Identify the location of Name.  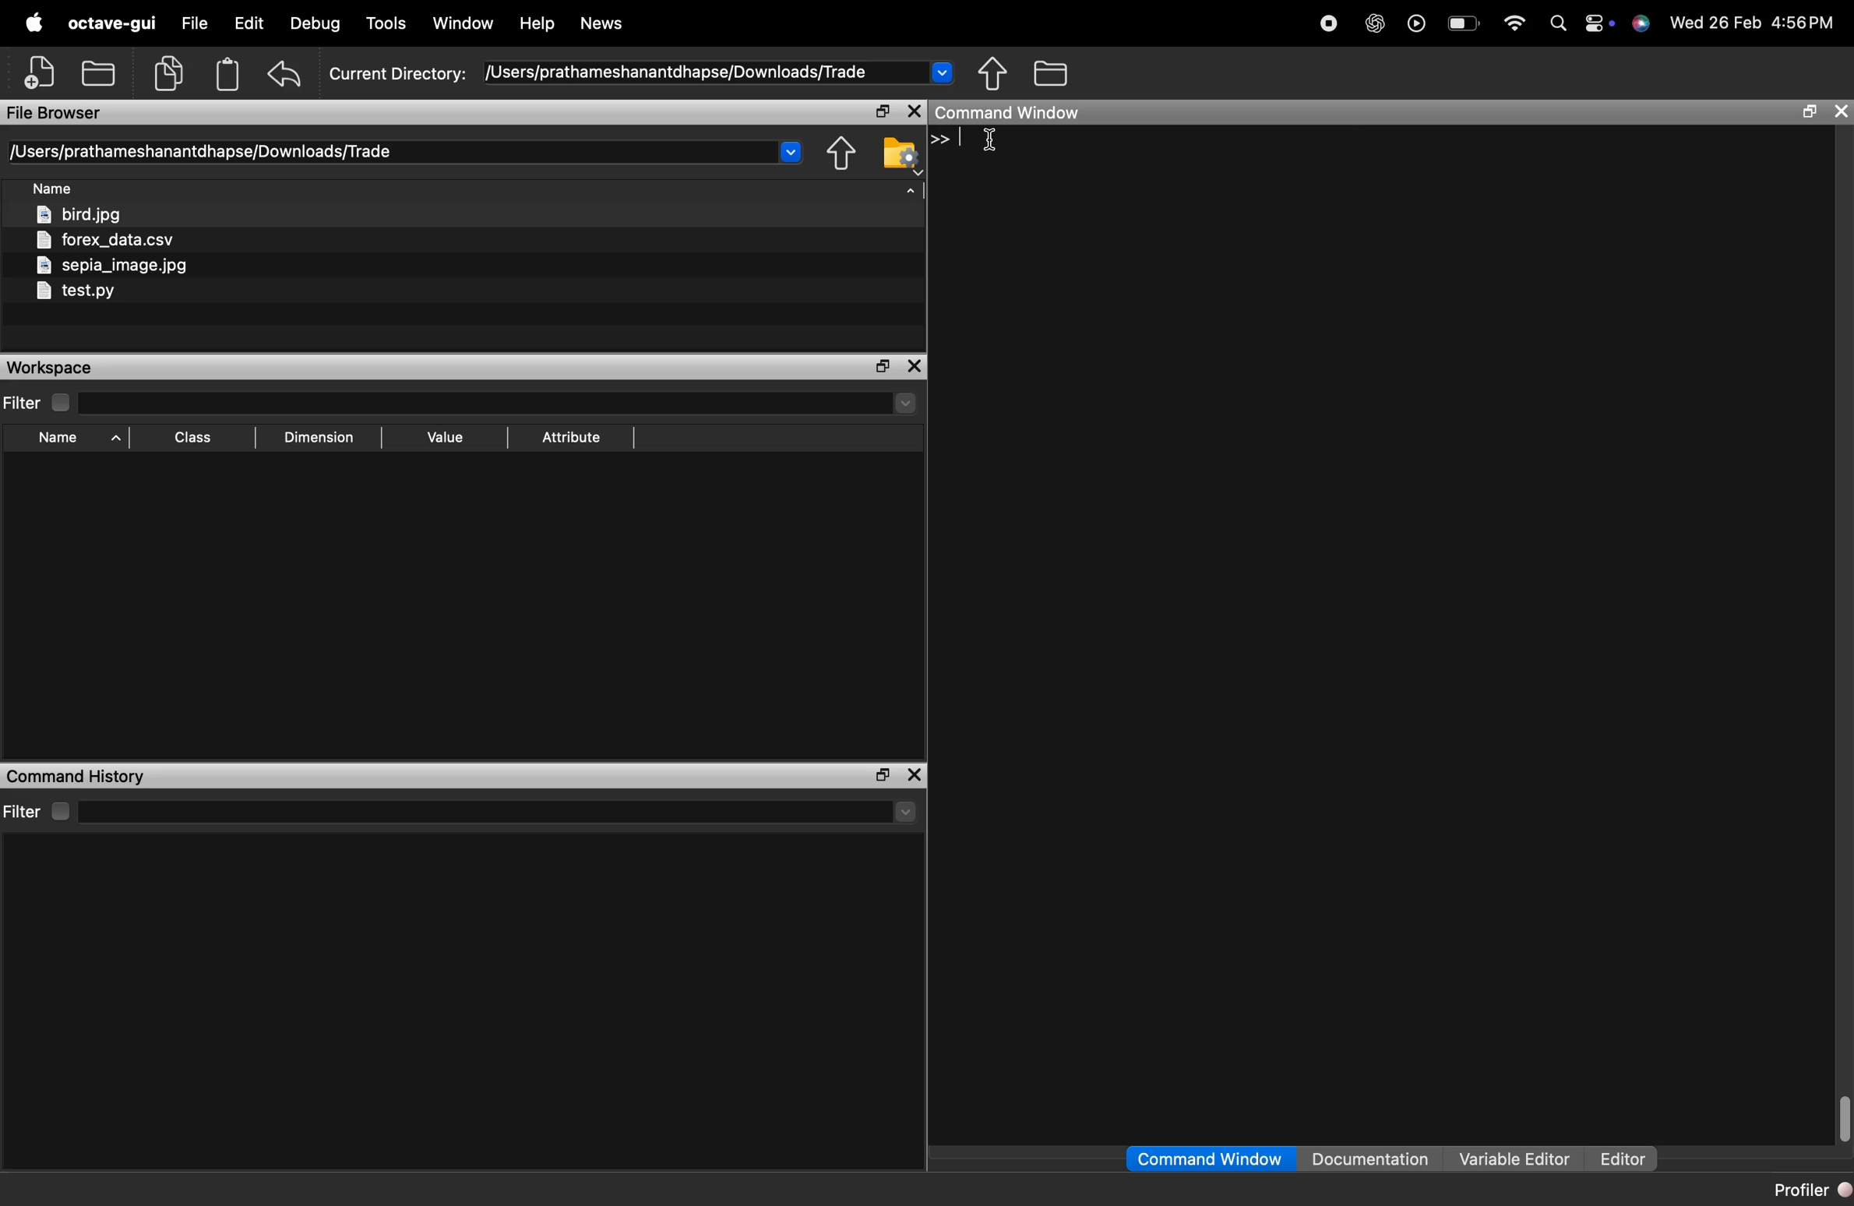
(51, 185).